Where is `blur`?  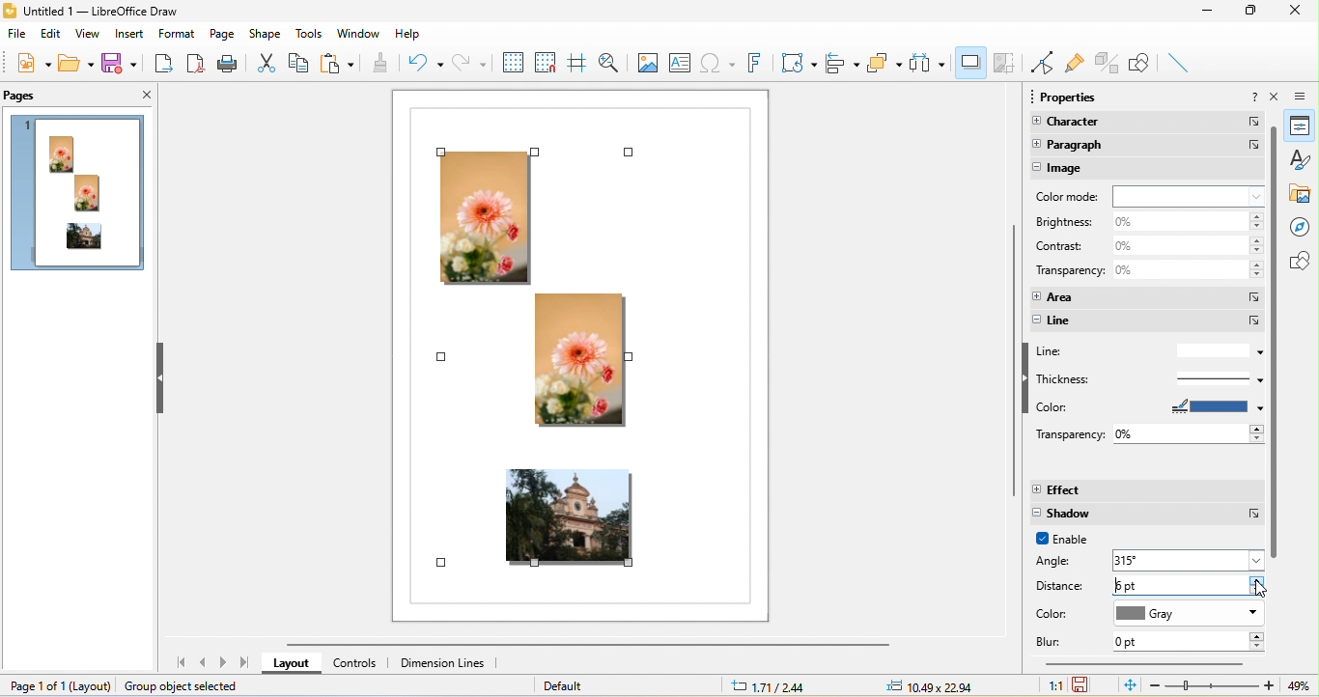
blur is located at coordinates (1055, 642).